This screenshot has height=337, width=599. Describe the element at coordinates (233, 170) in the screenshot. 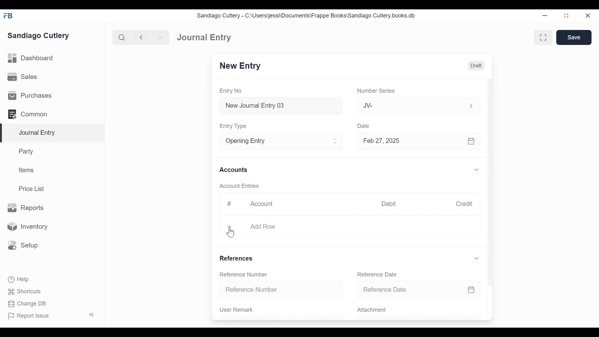

I see `Accounts` at that location.